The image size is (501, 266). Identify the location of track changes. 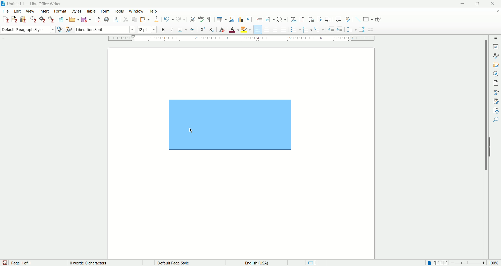
(349, 19).